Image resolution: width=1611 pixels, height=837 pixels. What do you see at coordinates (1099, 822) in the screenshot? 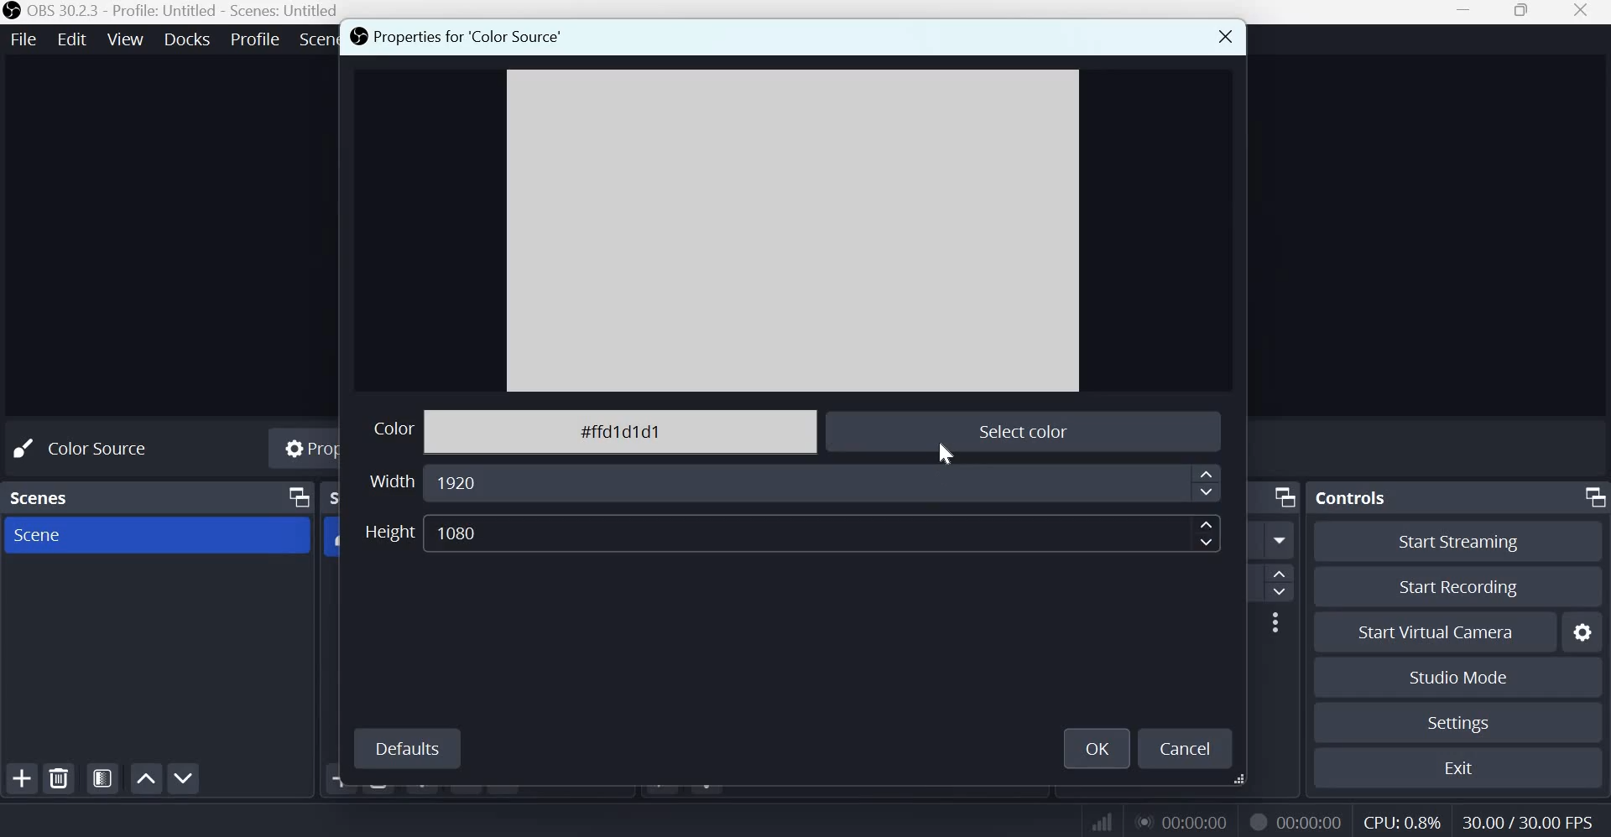
I see `Connection Status Indicator` at bounding box center [1099, 822].